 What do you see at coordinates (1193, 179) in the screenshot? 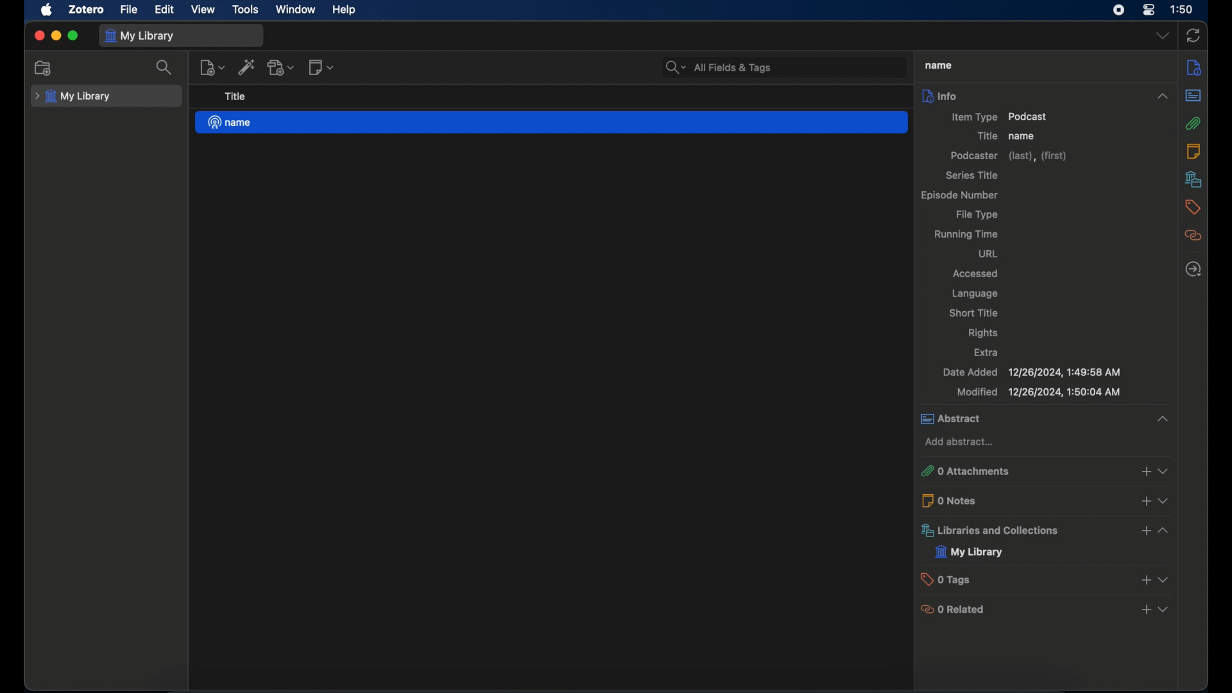
I see `libraries` at bounding box center [1193, 179].